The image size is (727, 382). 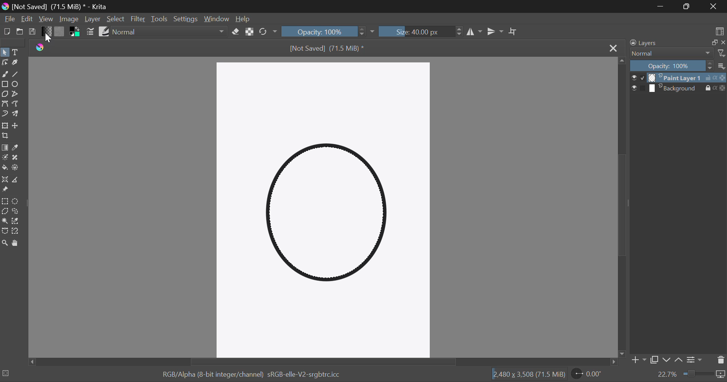 I want to click on Save, so click(x=33, y=32).